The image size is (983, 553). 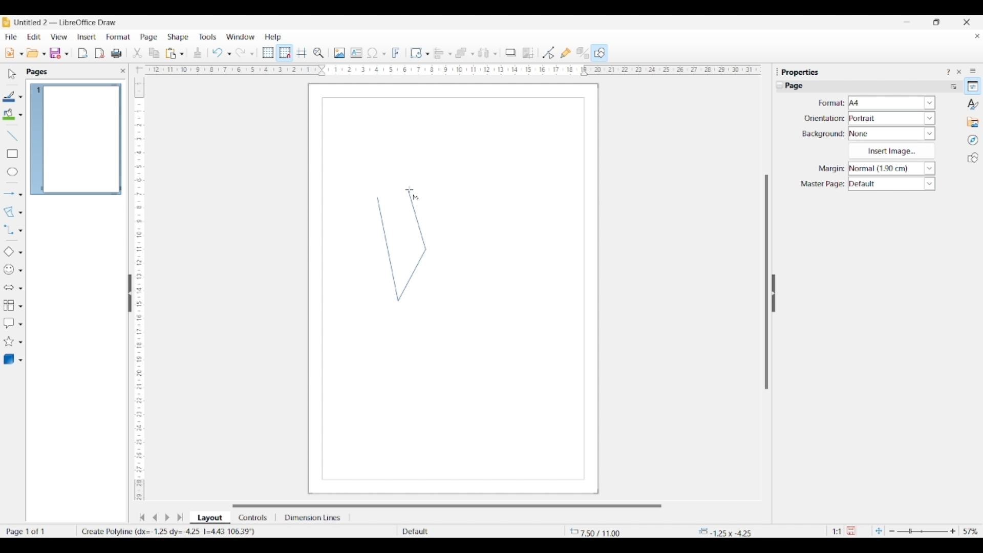 What do you see at coordinates (172, 531) in the screenshot?
I see `Co-ordinates of Ploygon changed` at bounding box center [172, 531].